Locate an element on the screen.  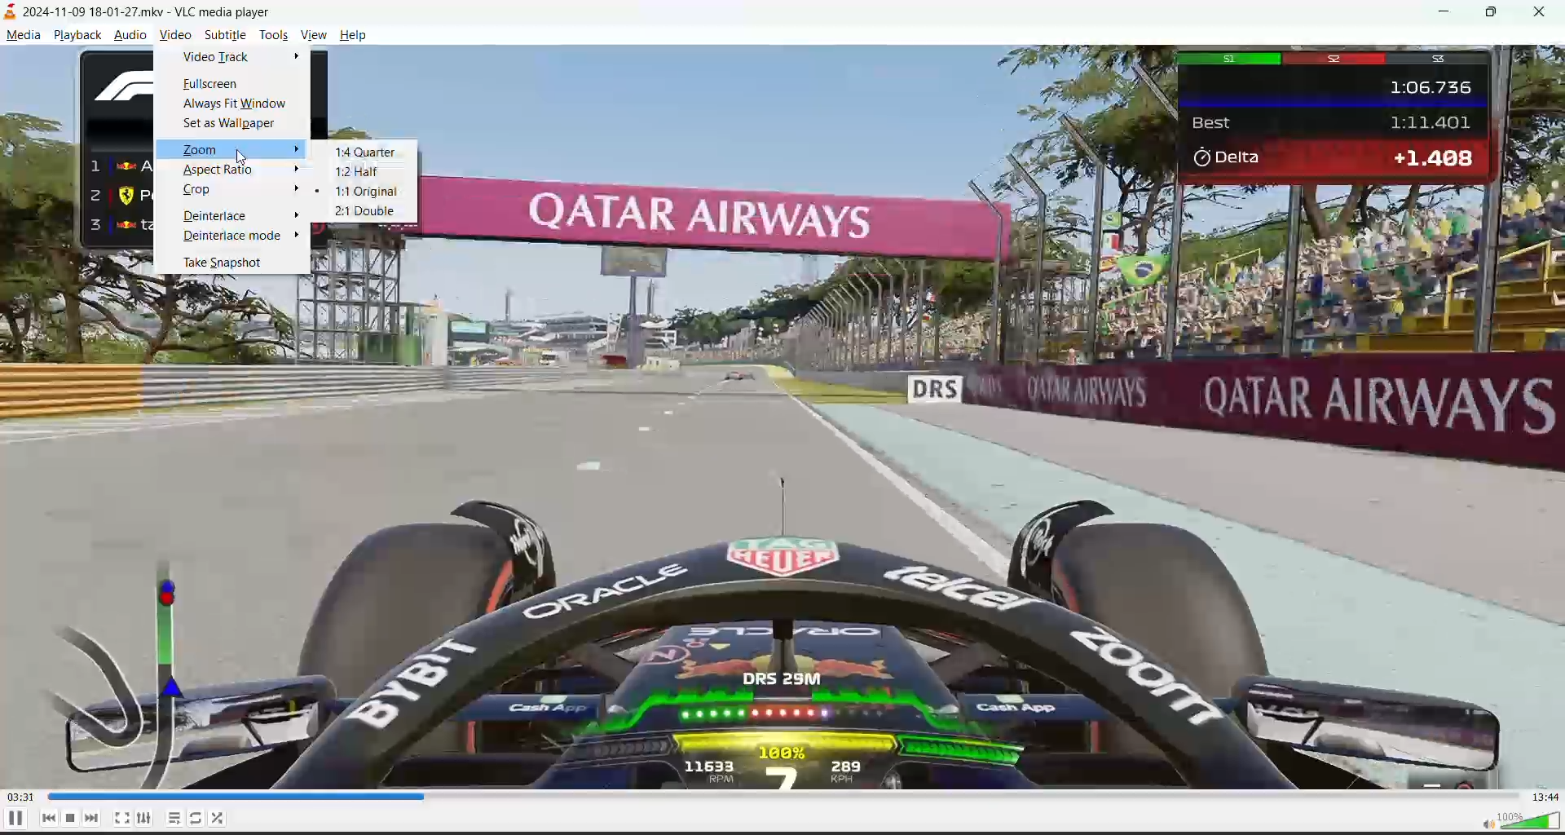
previous is located at coordinates (45, 819).